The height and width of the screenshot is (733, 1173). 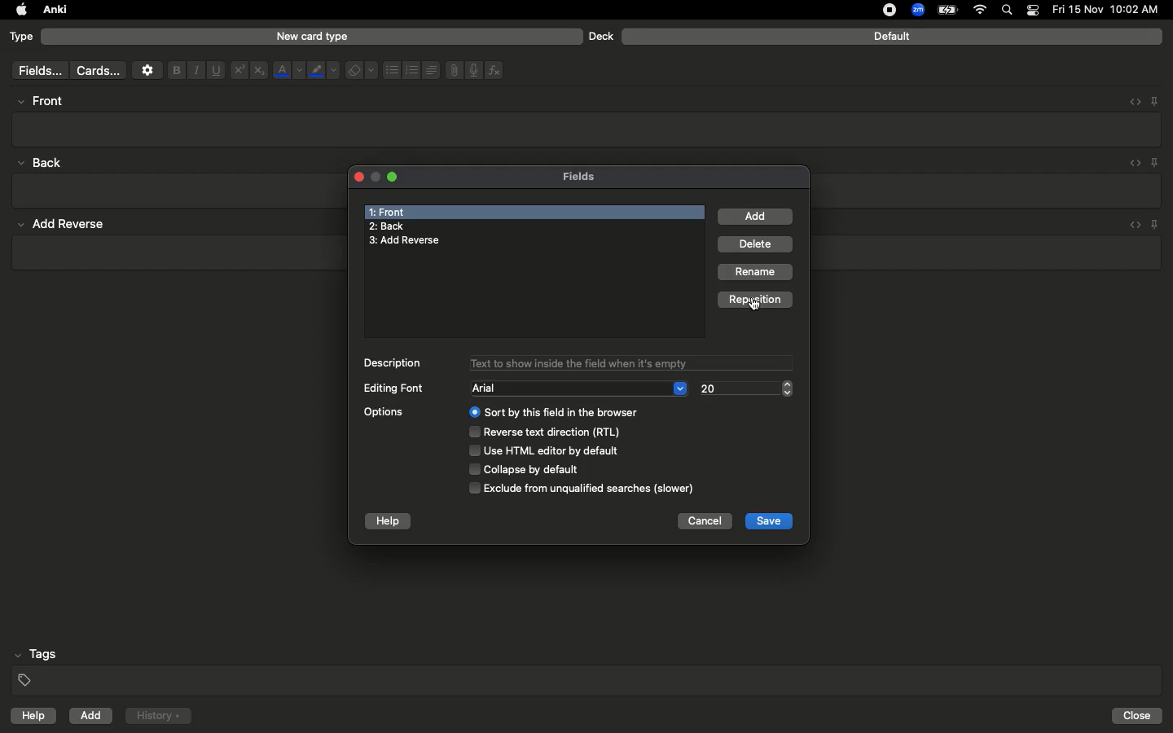 I want to click on Add, so click(x=756, y=217).